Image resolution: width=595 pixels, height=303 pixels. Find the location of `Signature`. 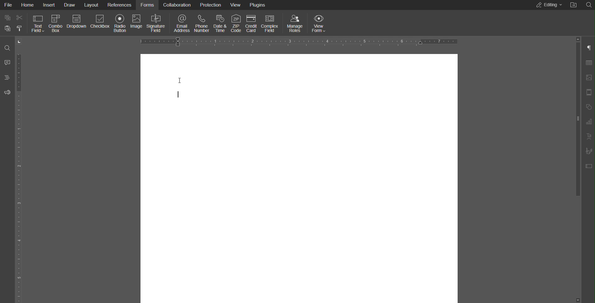

Signature is located at coordinates (157, 23).